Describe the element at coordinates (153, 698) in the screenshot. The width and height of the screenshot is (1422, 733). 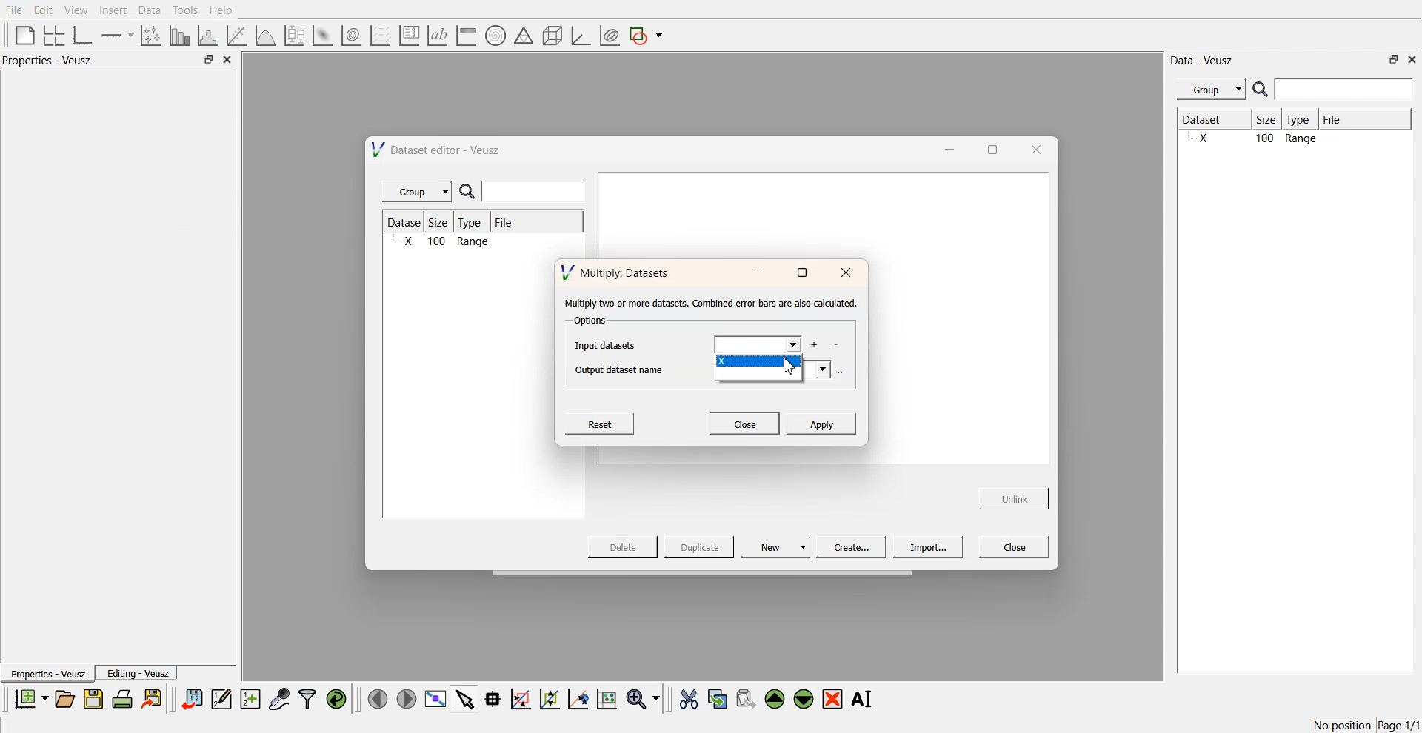
I see `export` at that location.